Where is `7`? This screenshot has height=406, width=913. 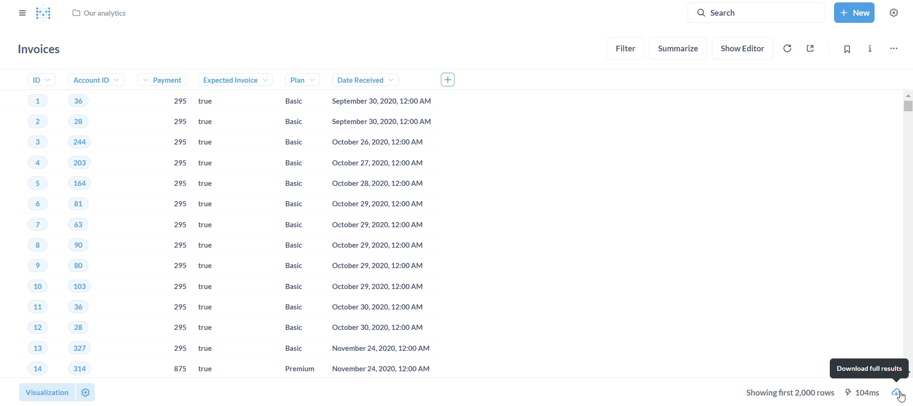 7 is located at coordinates (28, 225).